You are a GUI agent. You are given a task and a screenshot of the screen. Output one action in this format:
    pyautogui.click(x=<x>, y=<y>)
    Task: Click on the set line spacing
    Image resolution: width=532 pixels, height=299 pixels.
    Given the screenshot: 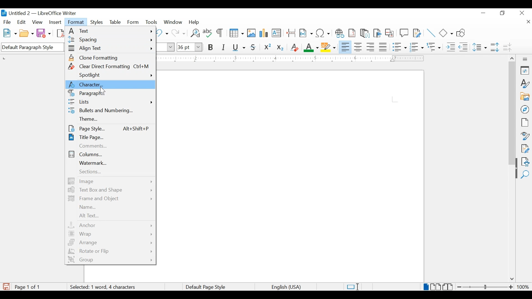 What is the action you would take?
    pyautogui.click(x=480, y=47)
    